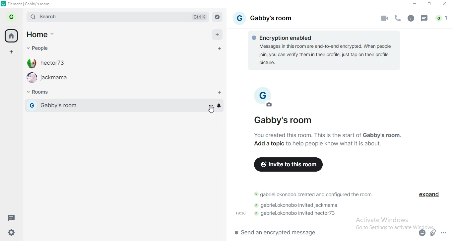 The width and height of the screenshot is (453, 241). I want to click on rooms, so click(41, 93).